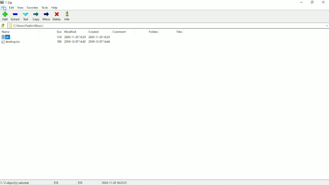  Describe the element at coordinates (56, 37) in the screenshot. I see `` at that location.